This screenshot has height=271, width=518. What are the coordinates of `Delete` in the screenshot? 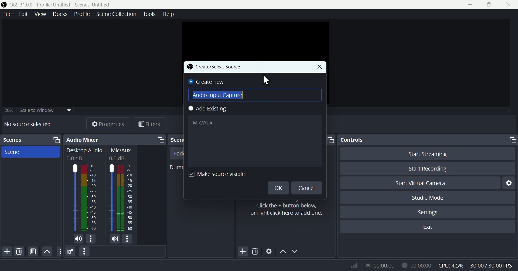 It's located at (19, 252).